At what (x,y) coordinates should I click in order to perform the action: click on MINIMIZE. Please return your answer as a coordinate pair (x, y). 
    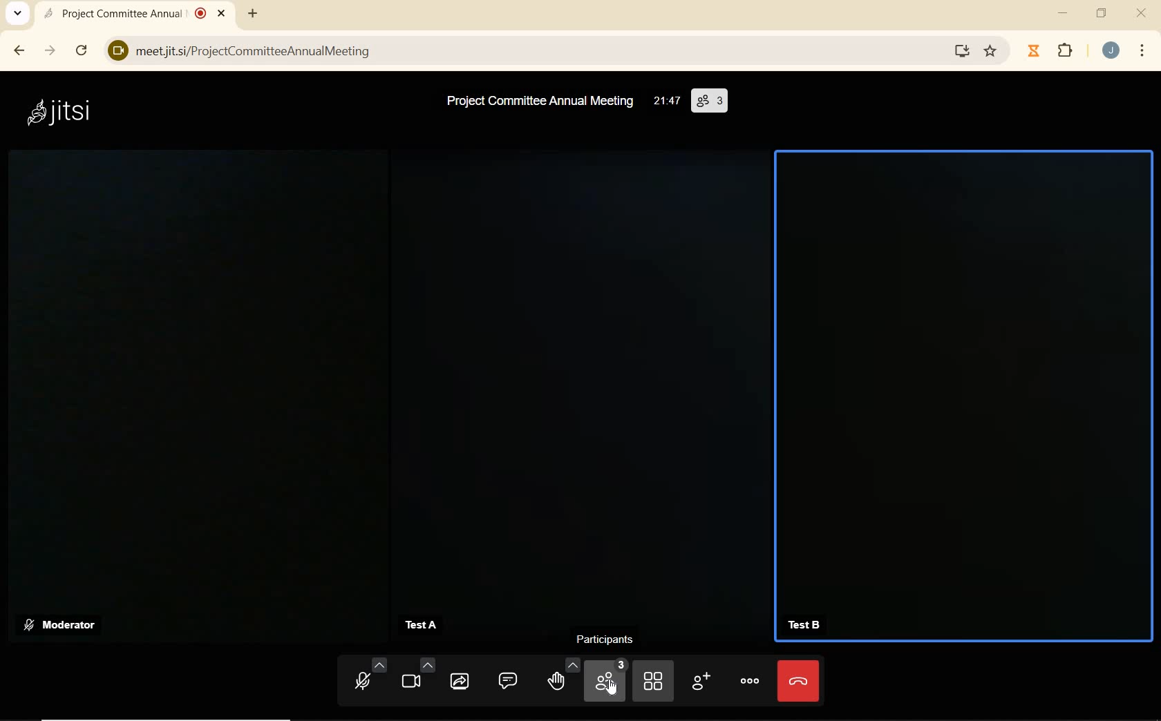
    Looking at the image, I should click on (1063, 14).